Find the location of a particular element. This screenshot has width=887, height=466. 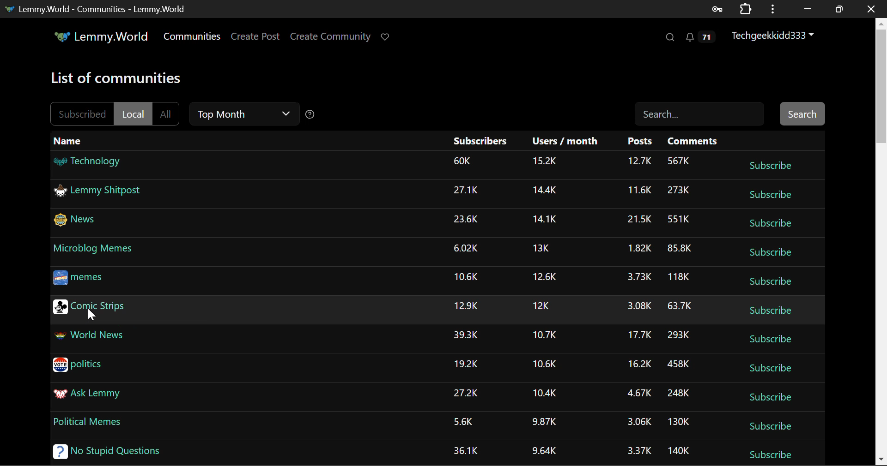

118K is located at coordinates (678, 277).